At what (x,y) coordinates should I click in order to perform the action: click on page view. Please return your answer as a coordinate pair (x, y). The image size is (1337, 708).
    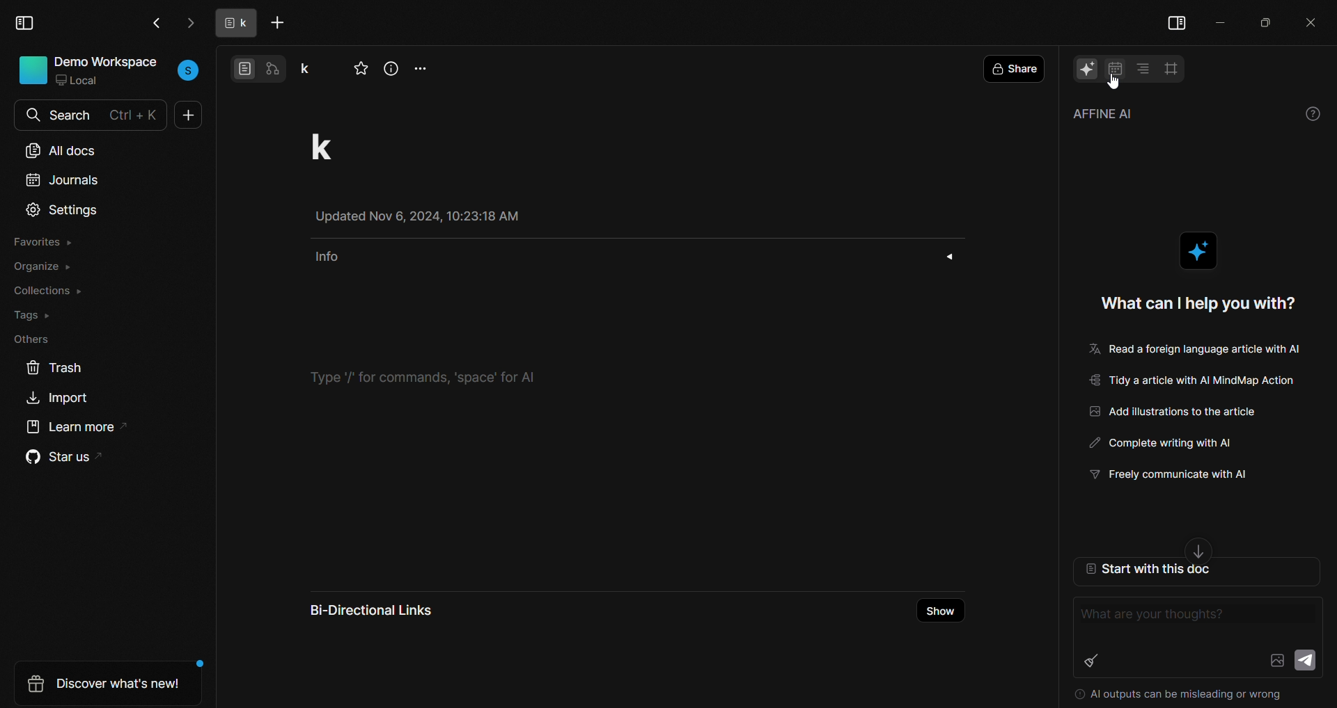
    Looking at the image, I should click on (244, 67).